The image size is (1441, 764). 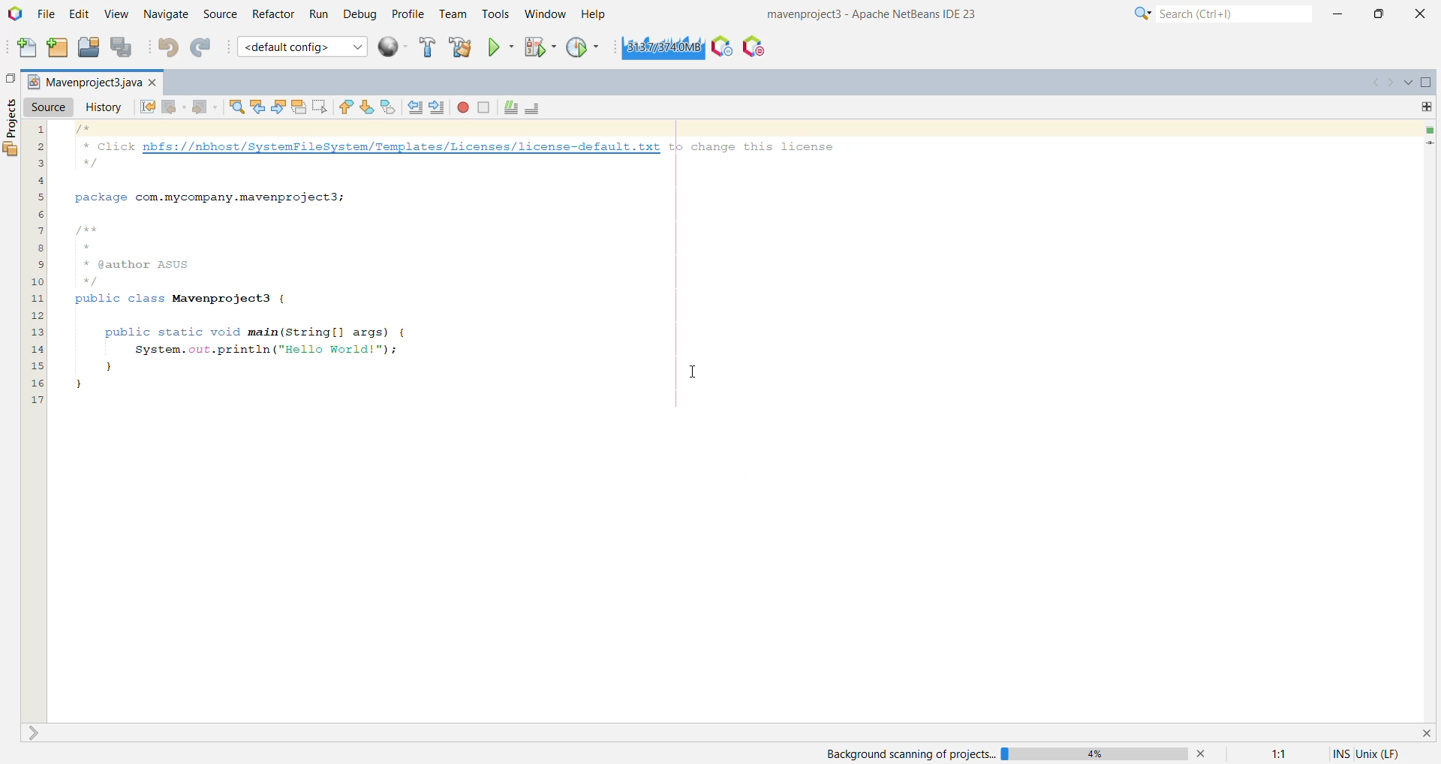 What do you see at coordinates (200, 47) in the screenshot?
I see `Redo` at bounding box center [200, 47].